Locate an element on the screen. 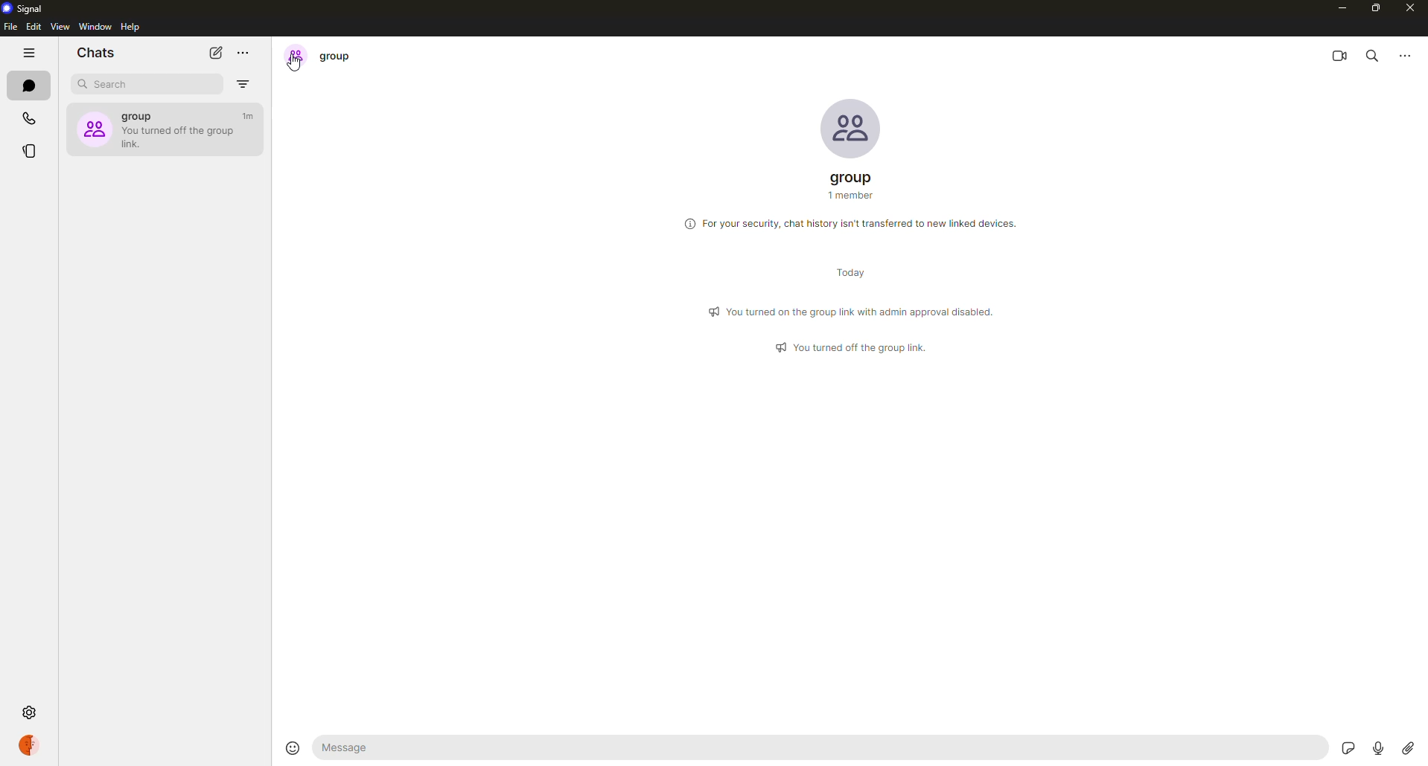  info is located at coordinates (850, 224).